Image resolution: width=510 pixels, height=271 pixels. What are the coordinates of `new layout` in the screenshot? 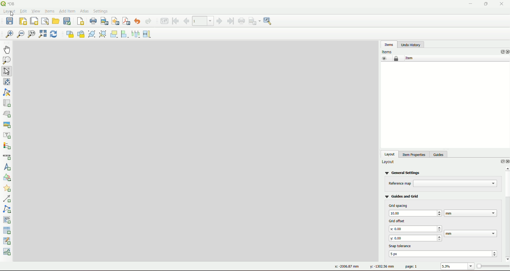 It's located at (23, 20).